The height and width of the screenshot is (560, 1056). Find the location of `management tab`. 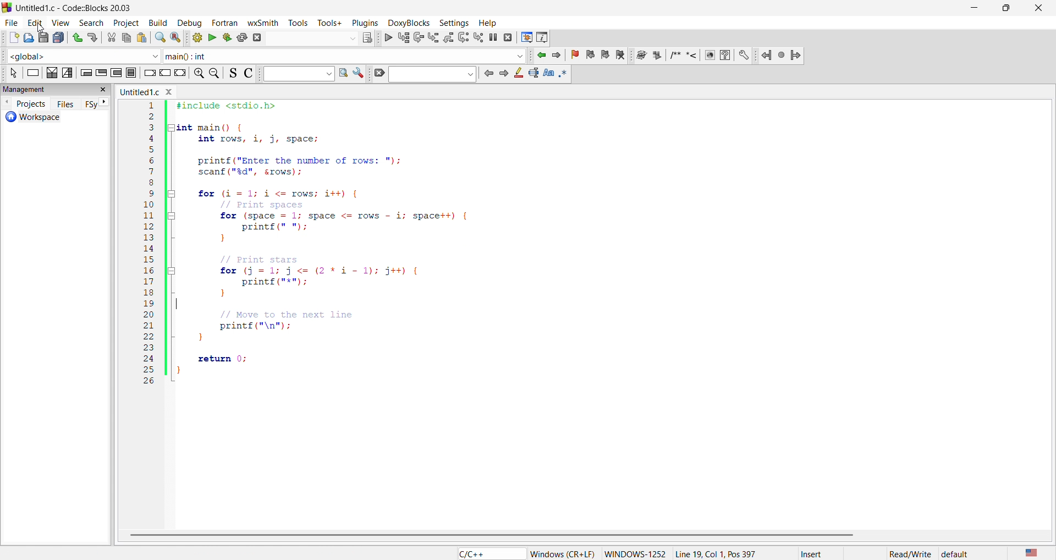

management tab is located at coordinates (57, 91).